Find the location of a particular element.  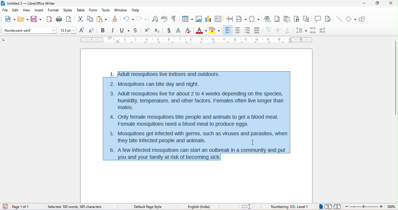

character highlighting is located at coordinates (215, 30).